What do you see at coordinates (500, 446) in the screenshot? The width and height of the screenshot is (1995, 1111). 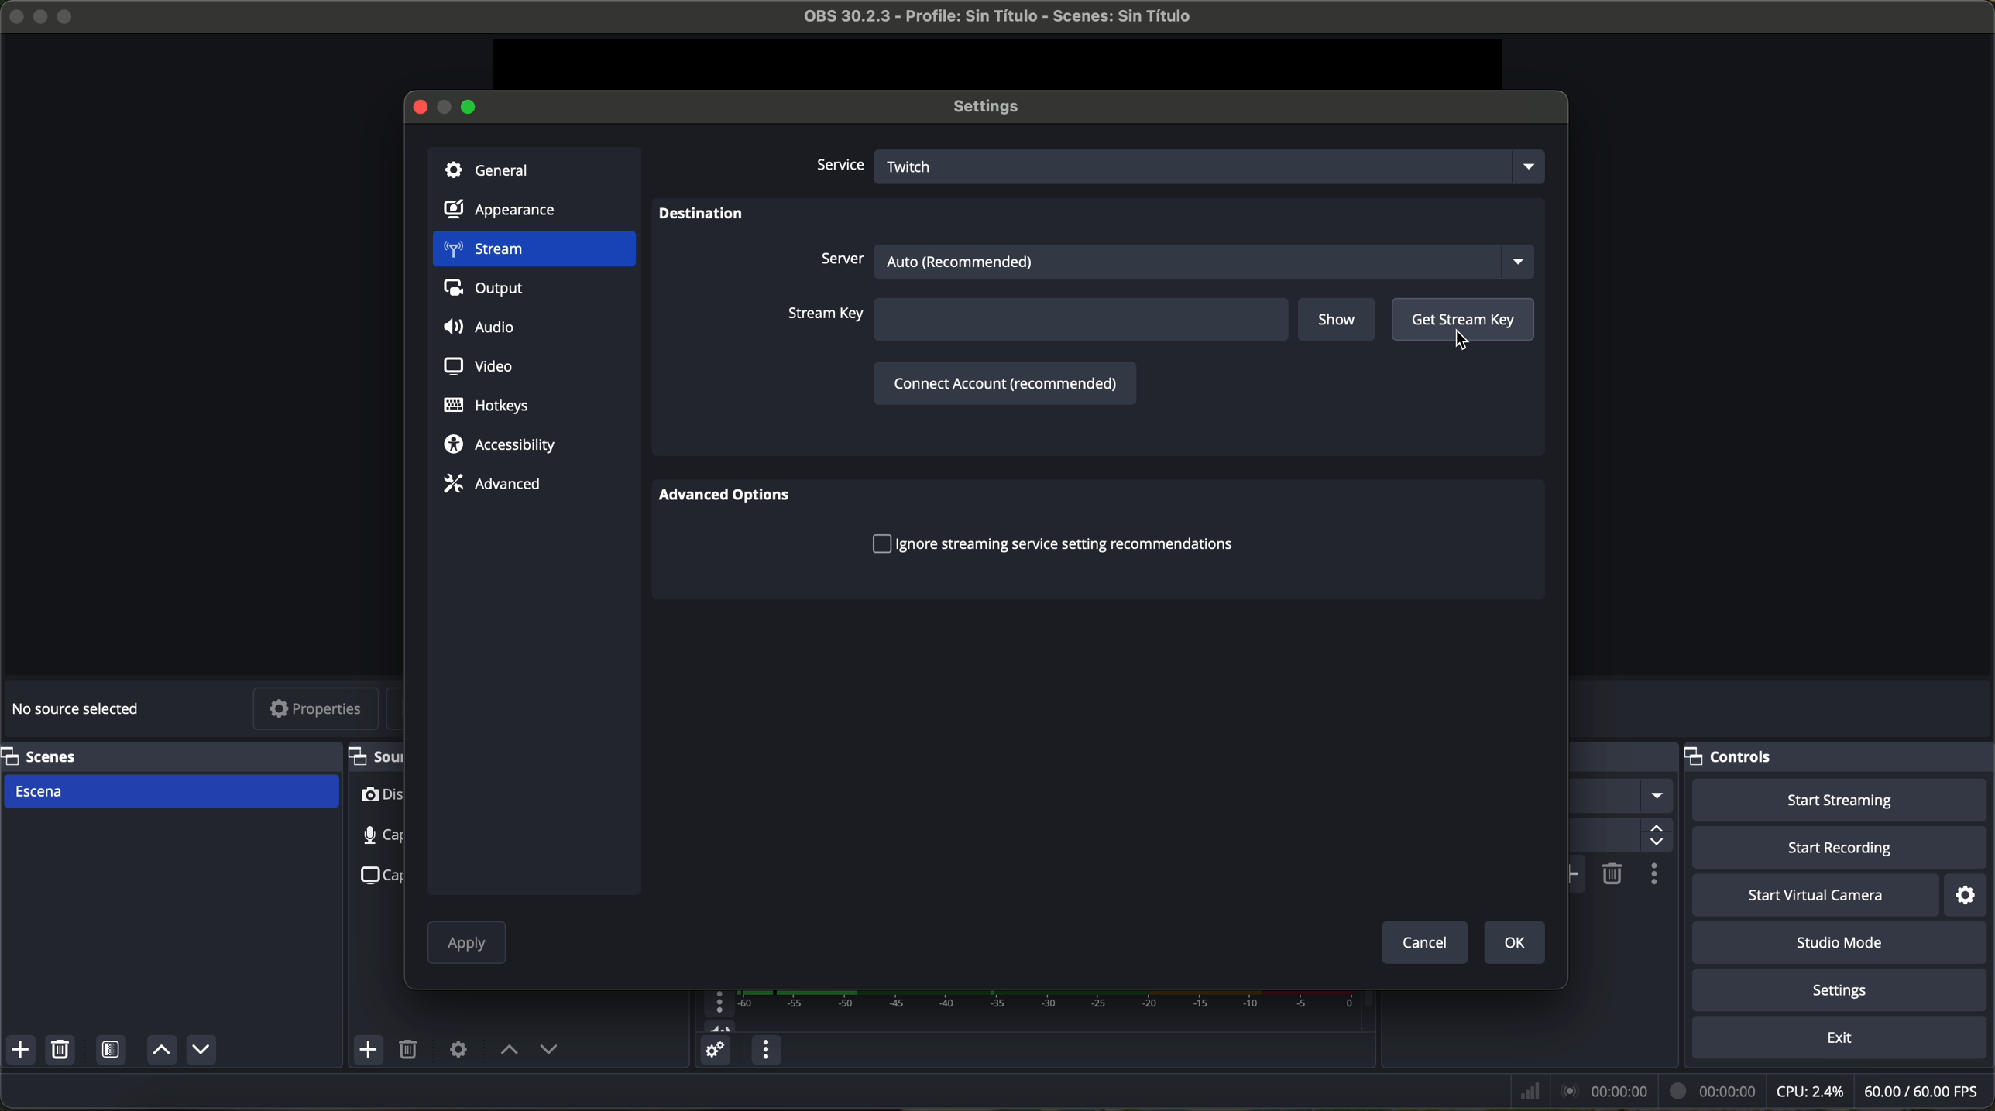 I see `accessibility` at bounding box center [500, 446].